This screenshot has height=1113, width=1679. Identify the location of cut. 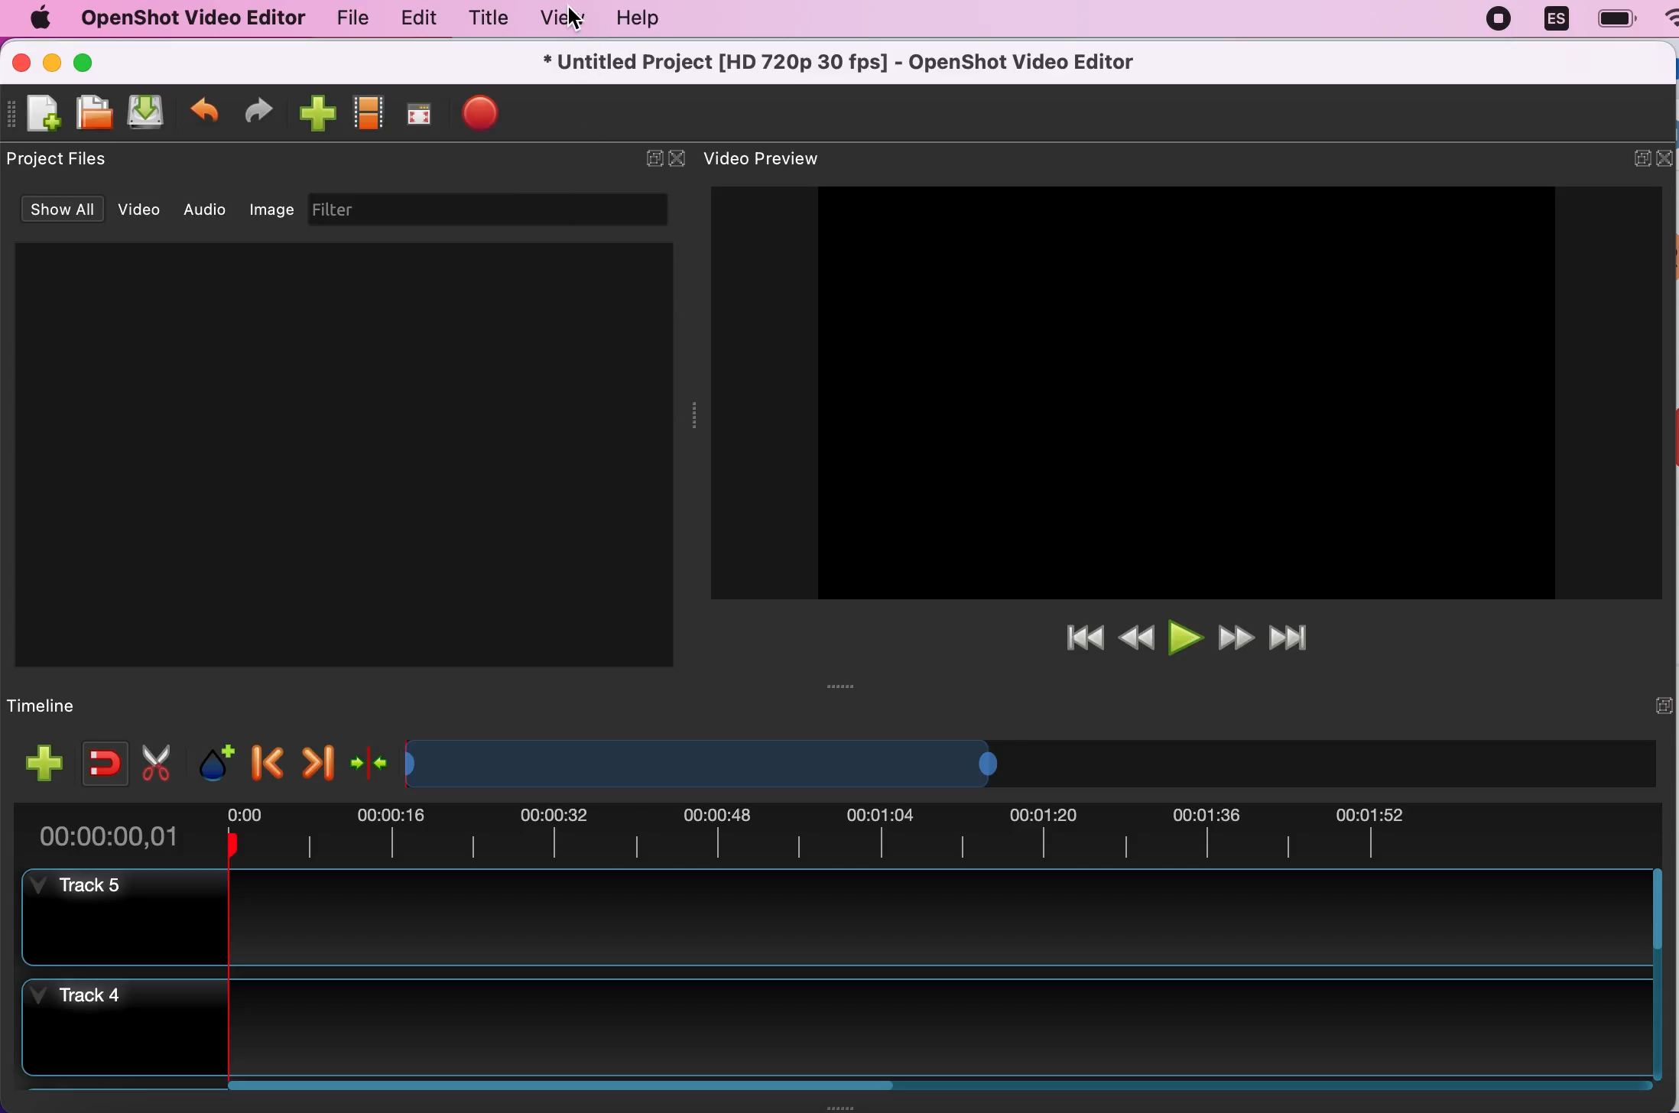
(157, 761).